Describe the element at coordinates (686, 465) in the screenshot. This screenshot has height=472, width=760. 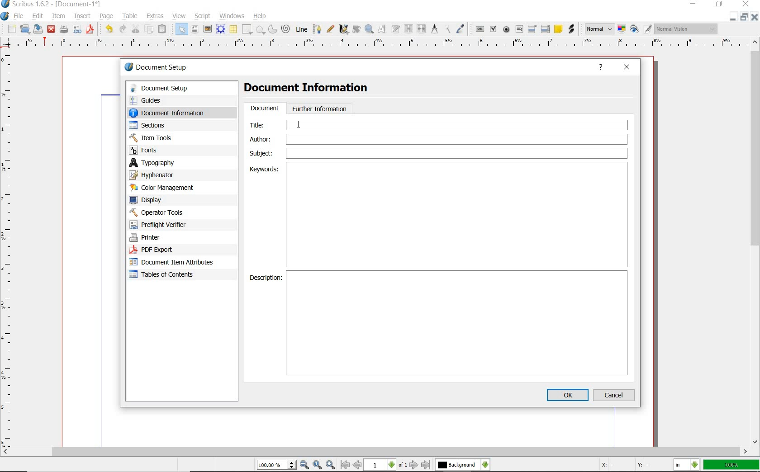
I see `select the current unit` at that location.